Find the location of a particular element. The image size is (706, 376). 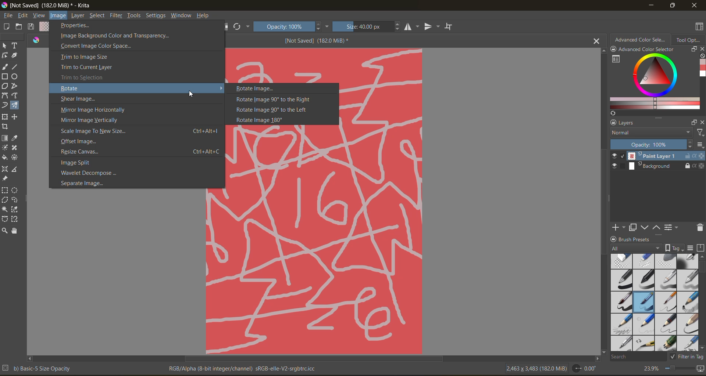

Scroll right is located at coordinates (596, 358).